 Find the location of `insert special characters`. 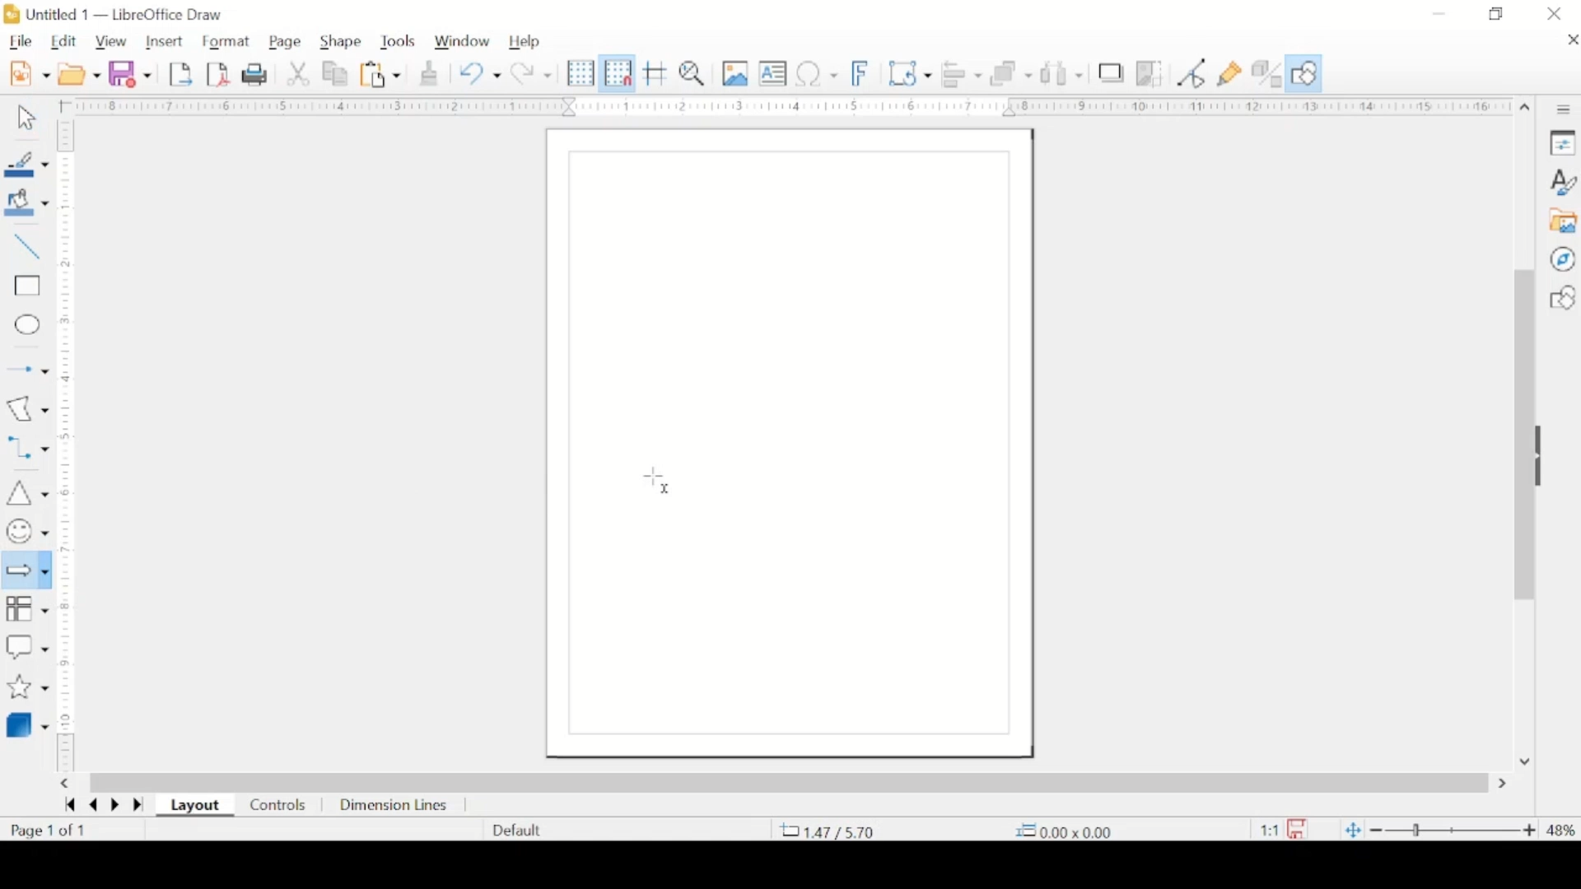

insert special characters is located at coordinates (817, 73).